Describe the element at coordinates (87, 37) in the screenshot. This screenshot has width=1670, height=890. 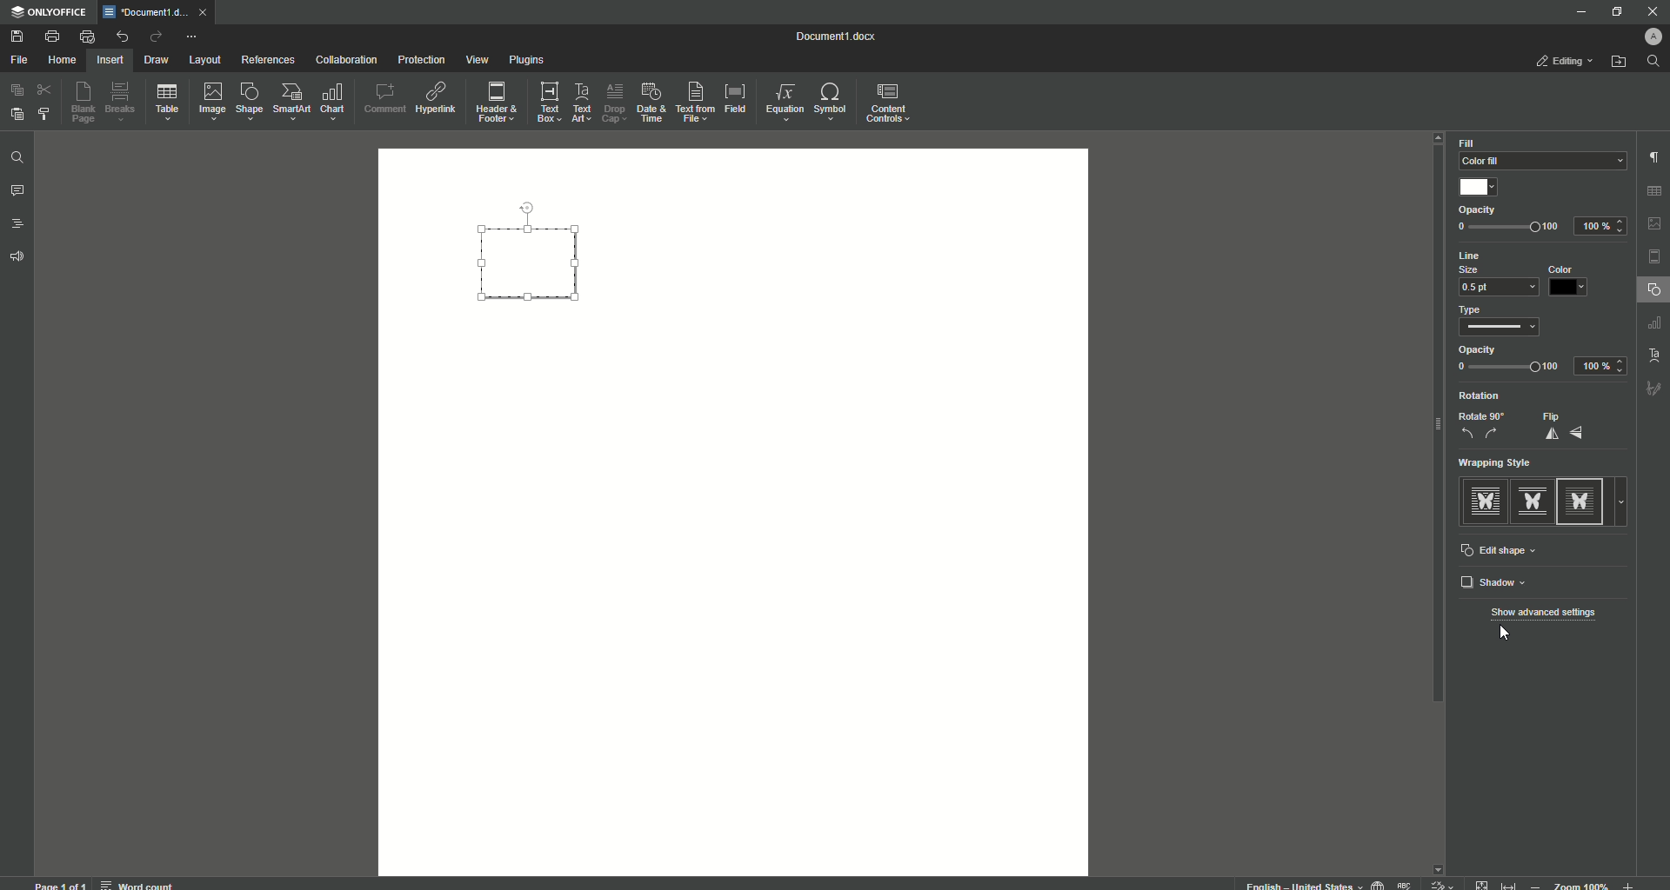
I see `Quick Print` at that location.